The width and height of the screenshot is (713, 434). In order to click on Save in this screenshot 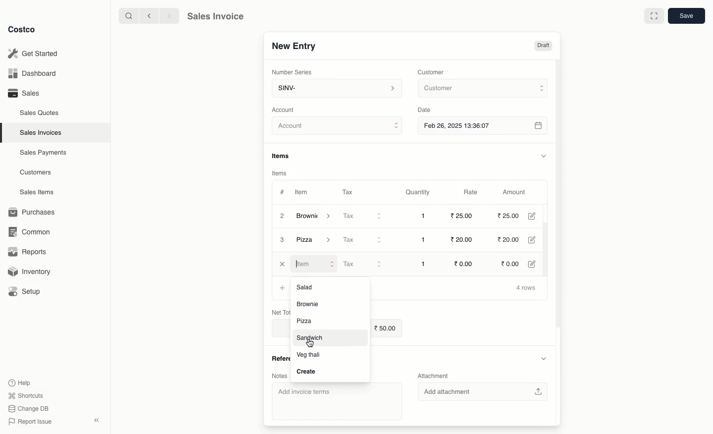, I will do `click(688, 17)`.